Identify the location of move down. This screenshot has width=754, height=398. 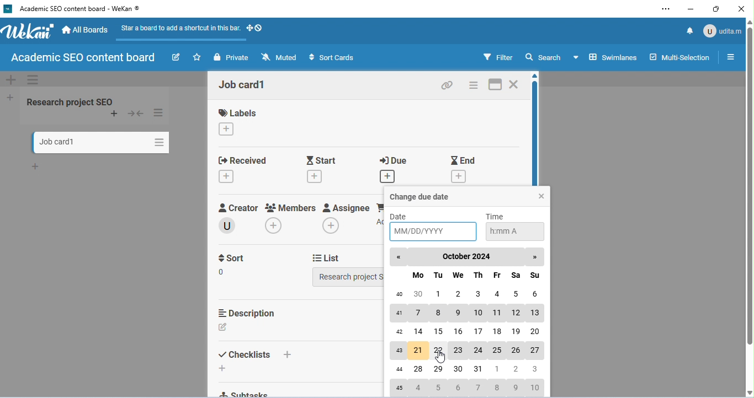
(749, 393).